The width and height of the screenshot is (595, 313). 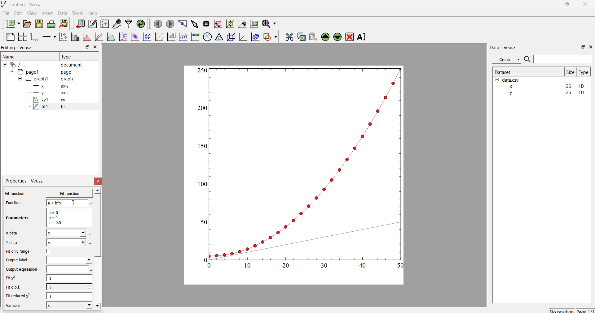 What do you see at coordinates (6, 13) in the screenshot?
I see `File` at bounding box center [6, 13].